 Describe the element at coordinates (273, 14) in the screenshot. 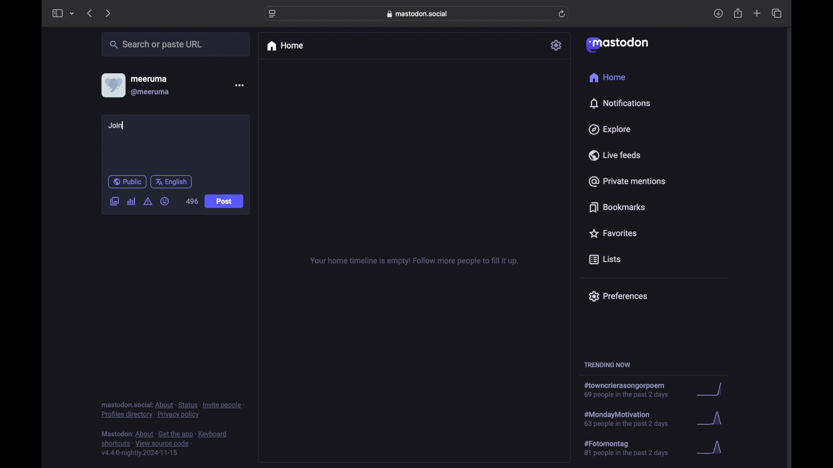

I see `website settings` at that location.